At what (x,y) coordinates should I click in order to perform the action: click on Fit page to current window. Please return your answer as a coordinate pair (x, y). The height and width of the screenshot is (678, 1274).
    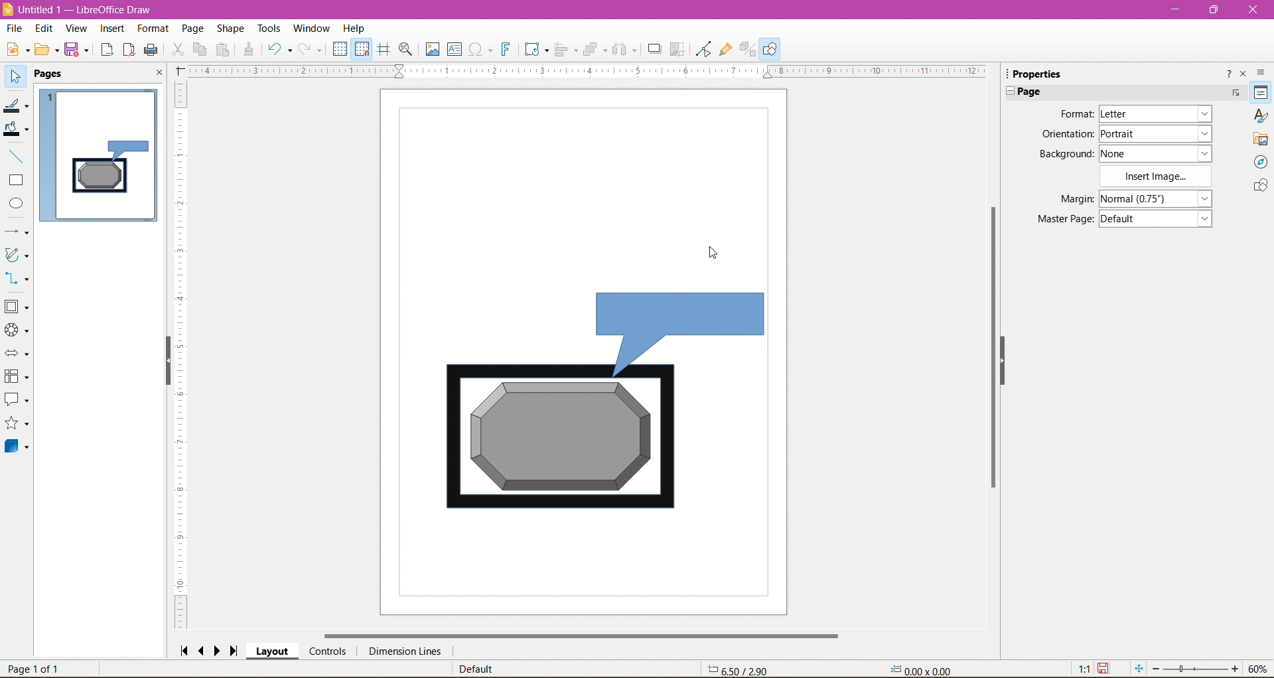
    Looking at the image, I should click on (1138, 669).